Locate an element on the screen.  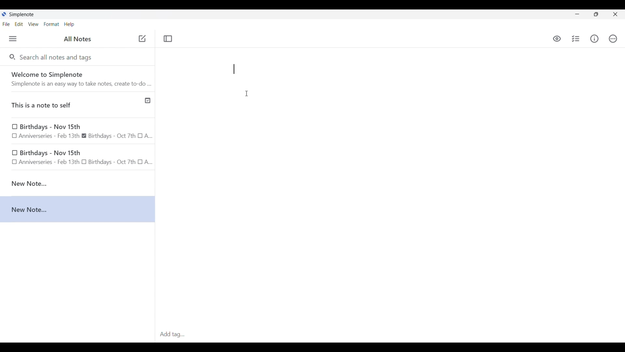
Toggle to see markdown preview is located at coordinates (557, 39).